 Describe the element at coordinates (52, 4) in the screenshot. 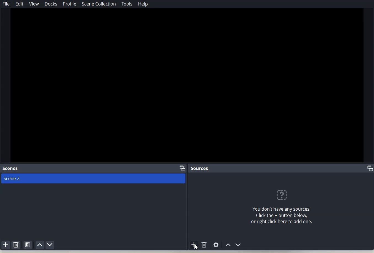

I see `Docks` at that location.